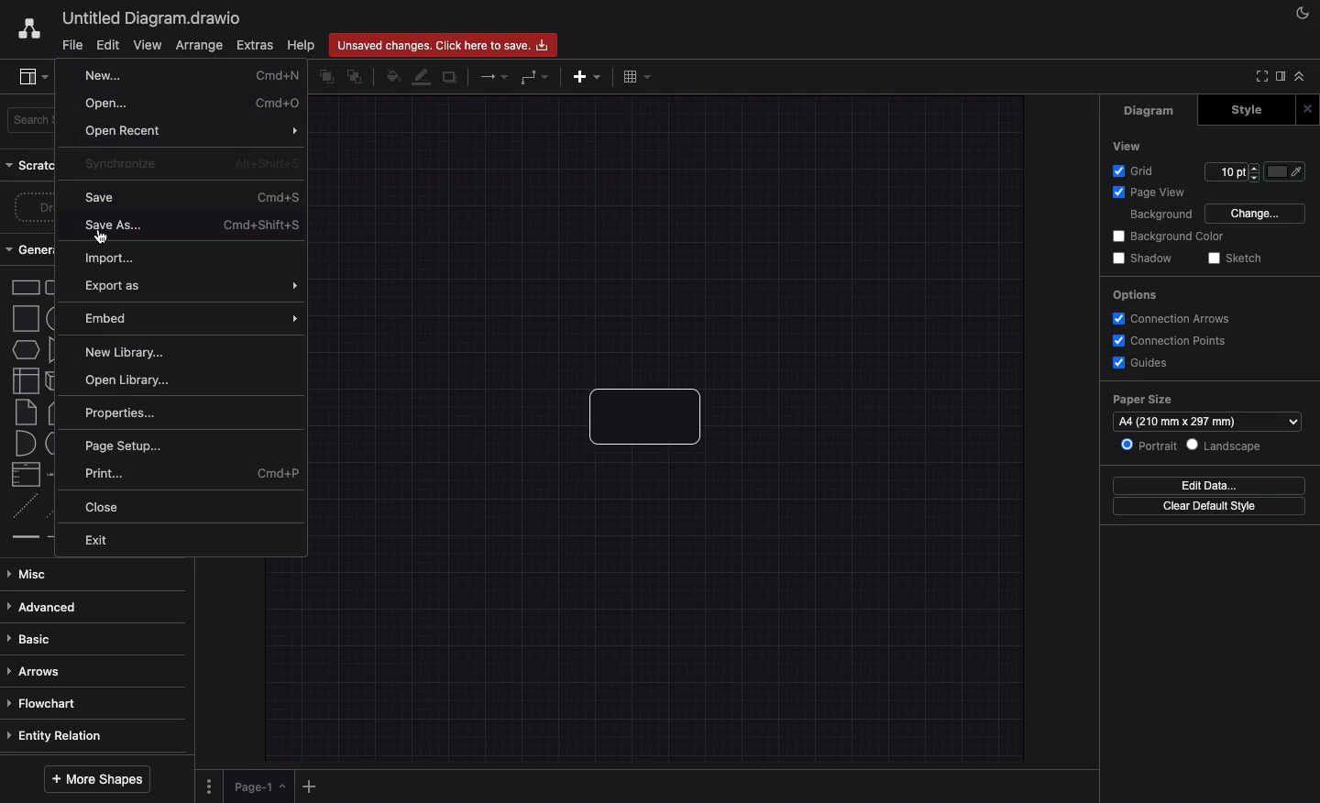 The width and height of the screenshot is (1320, 803). What do you see at coordinates (210, 786) in the screenshot?
I see `Options` at bounding box center [210, 786].